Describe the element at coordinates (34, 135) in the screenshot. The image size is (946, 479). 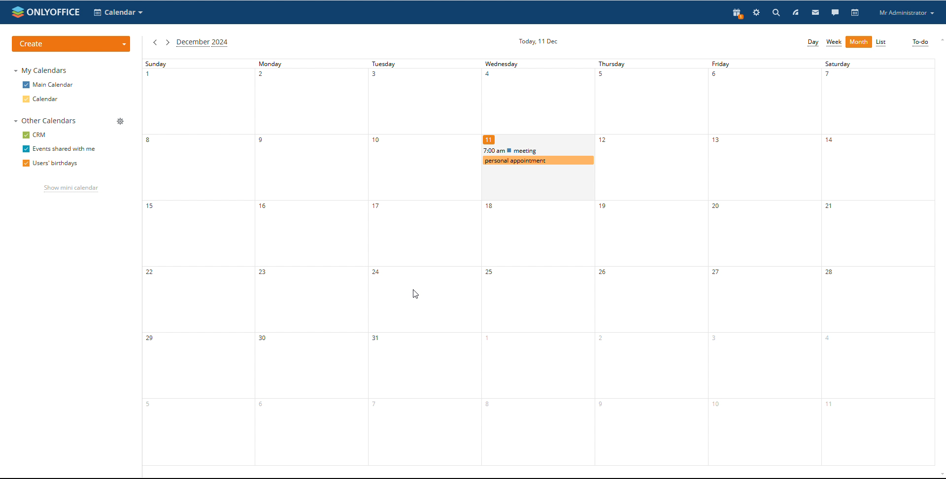
I see `crm` at that location.